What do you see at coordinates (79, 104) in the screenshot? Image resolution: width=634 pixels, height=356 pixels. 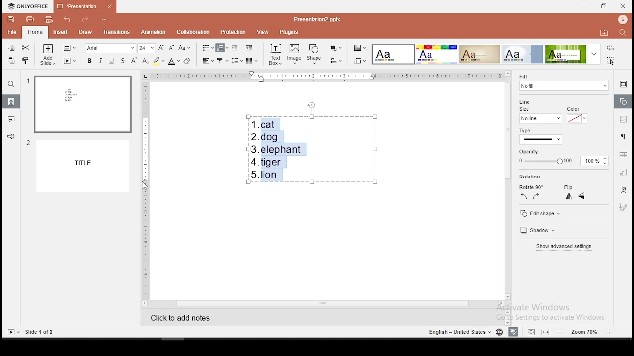 I see `slide 1` at bounding box center [79, 104].